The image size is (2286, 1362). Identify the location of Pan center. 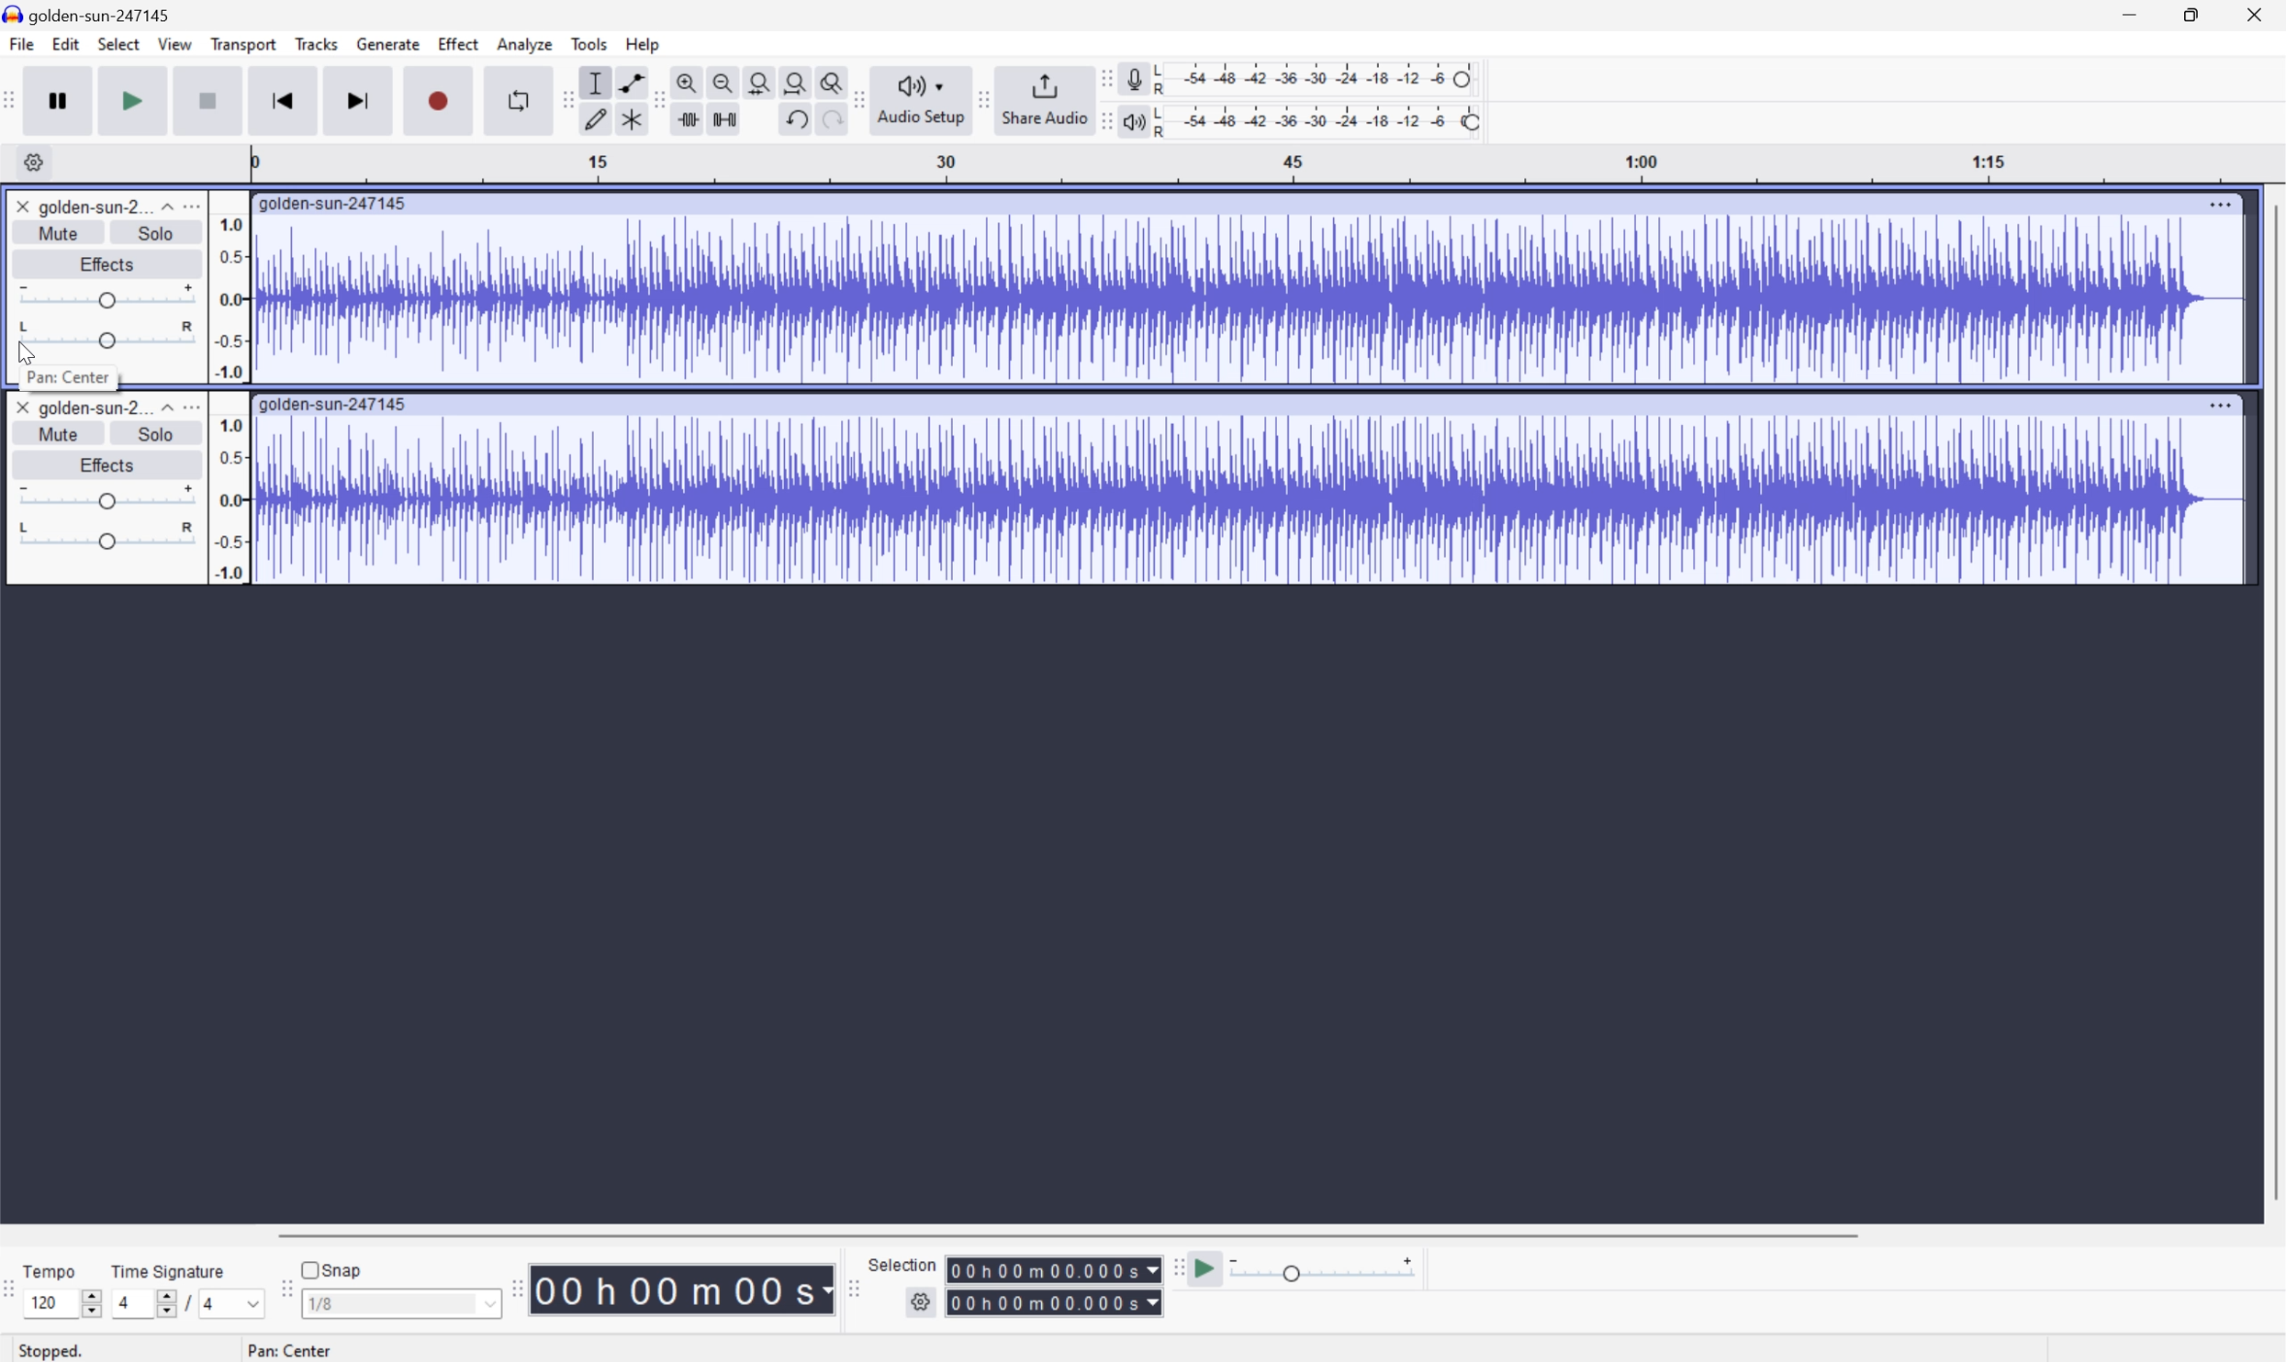
(69, 377).